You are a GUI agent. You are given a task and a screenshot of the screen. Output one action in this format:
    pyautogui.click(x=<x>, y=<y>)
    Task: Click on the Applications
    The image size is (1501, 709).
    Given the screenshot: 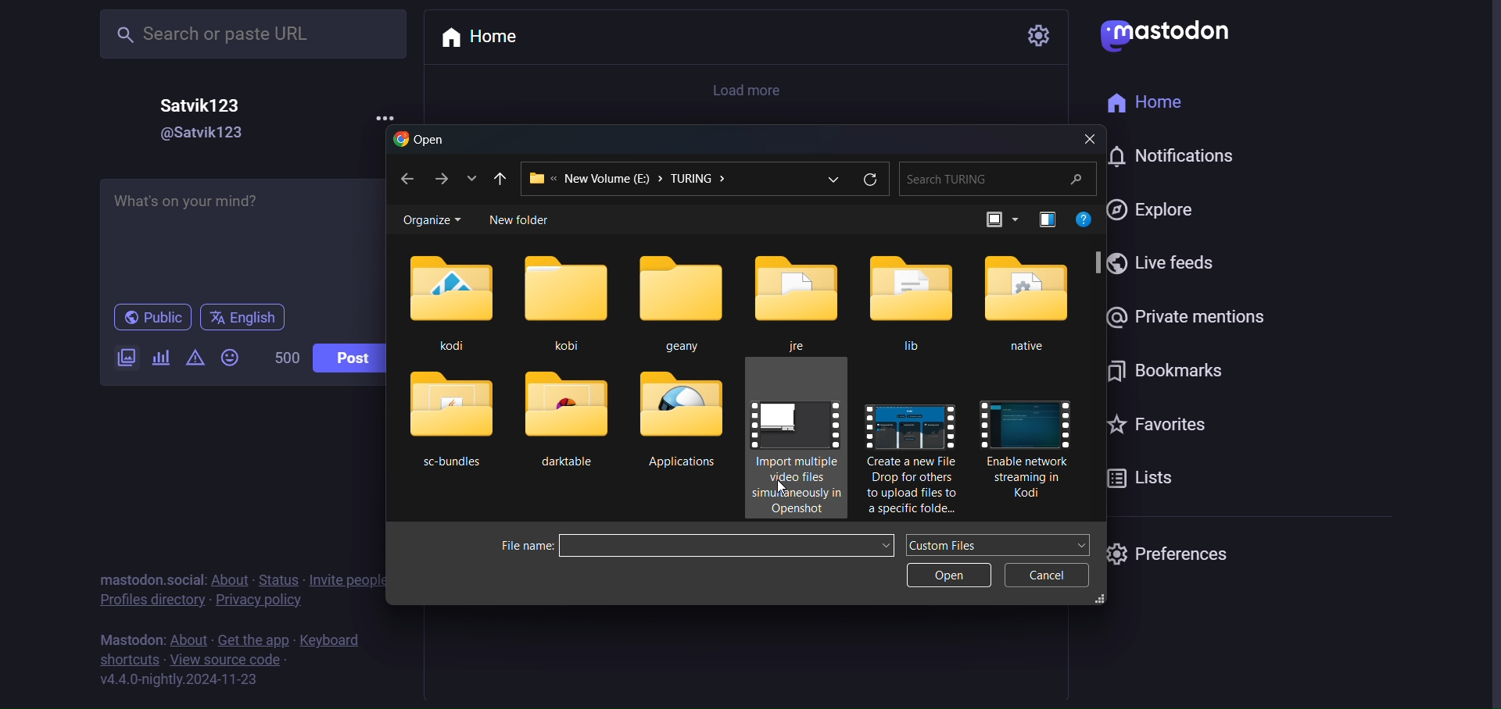 What is the action you would take?
    pyautogui.click(x=688, y=422)
    